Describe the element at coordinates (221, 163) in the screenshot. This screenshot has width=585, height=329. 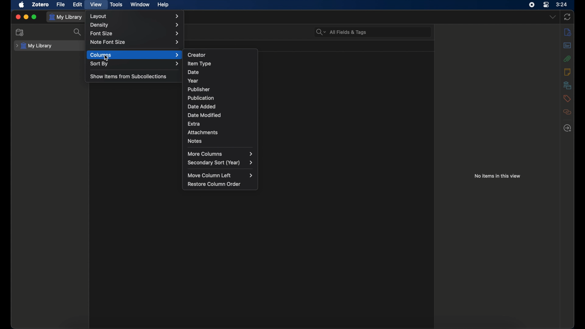
I see `secondary sort` at that location.